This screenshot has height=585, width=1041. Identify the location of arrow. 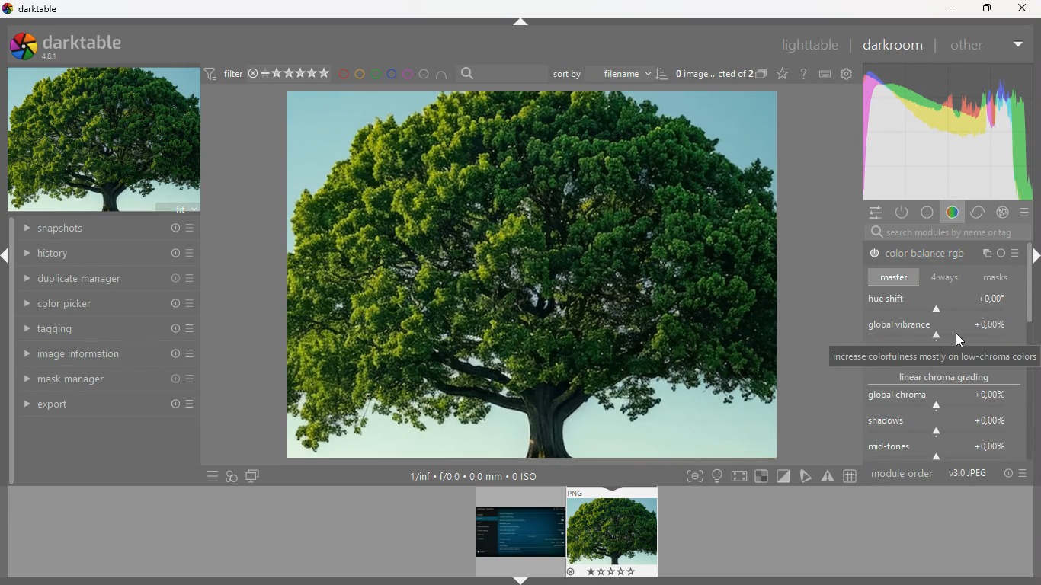
(521, 21).